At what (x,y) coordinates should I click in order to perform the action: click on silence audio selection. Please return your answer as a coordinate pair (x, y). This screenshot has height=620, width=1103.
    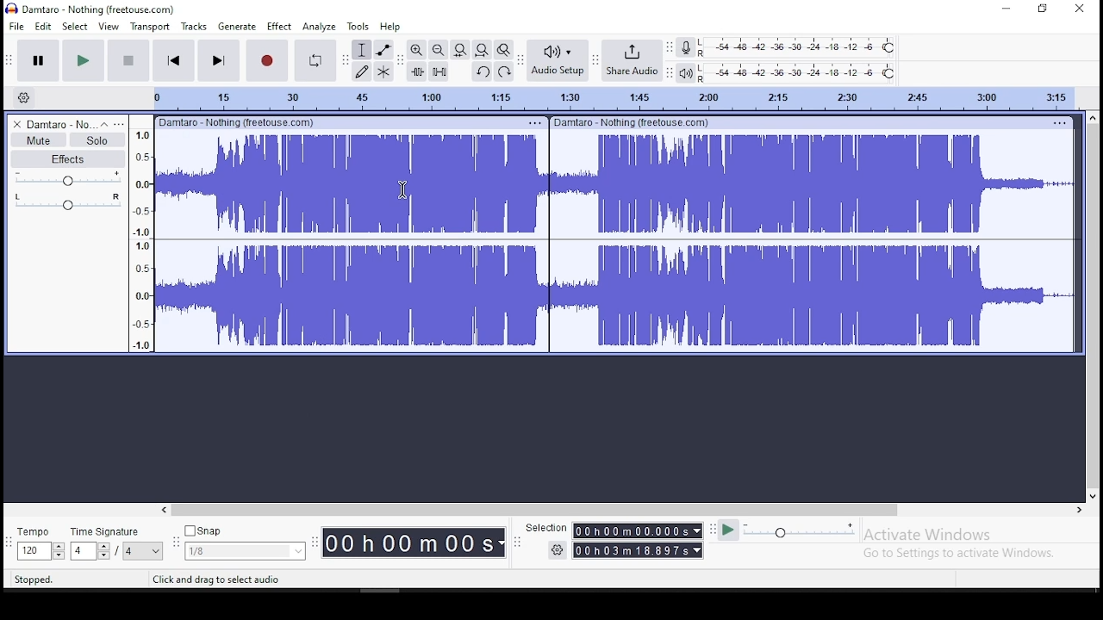
    Looking at the image, I should click on (439, 71).